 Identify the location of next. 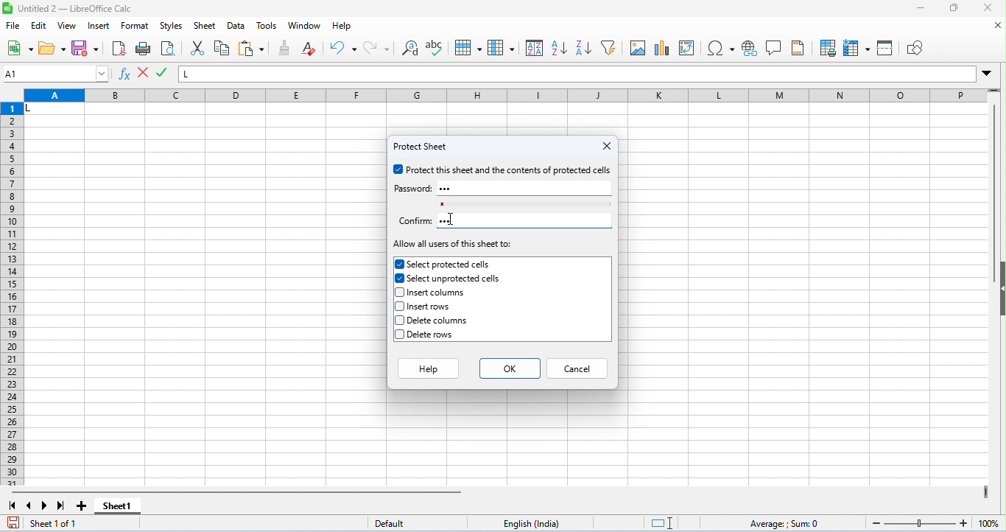
(45, 505).